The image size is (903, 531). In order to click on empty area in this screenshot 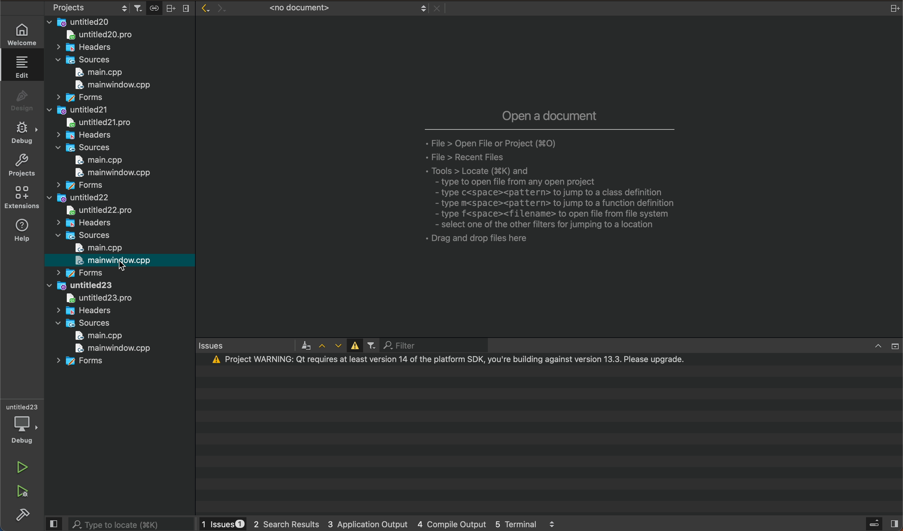, I will do `click(549, 178)`.